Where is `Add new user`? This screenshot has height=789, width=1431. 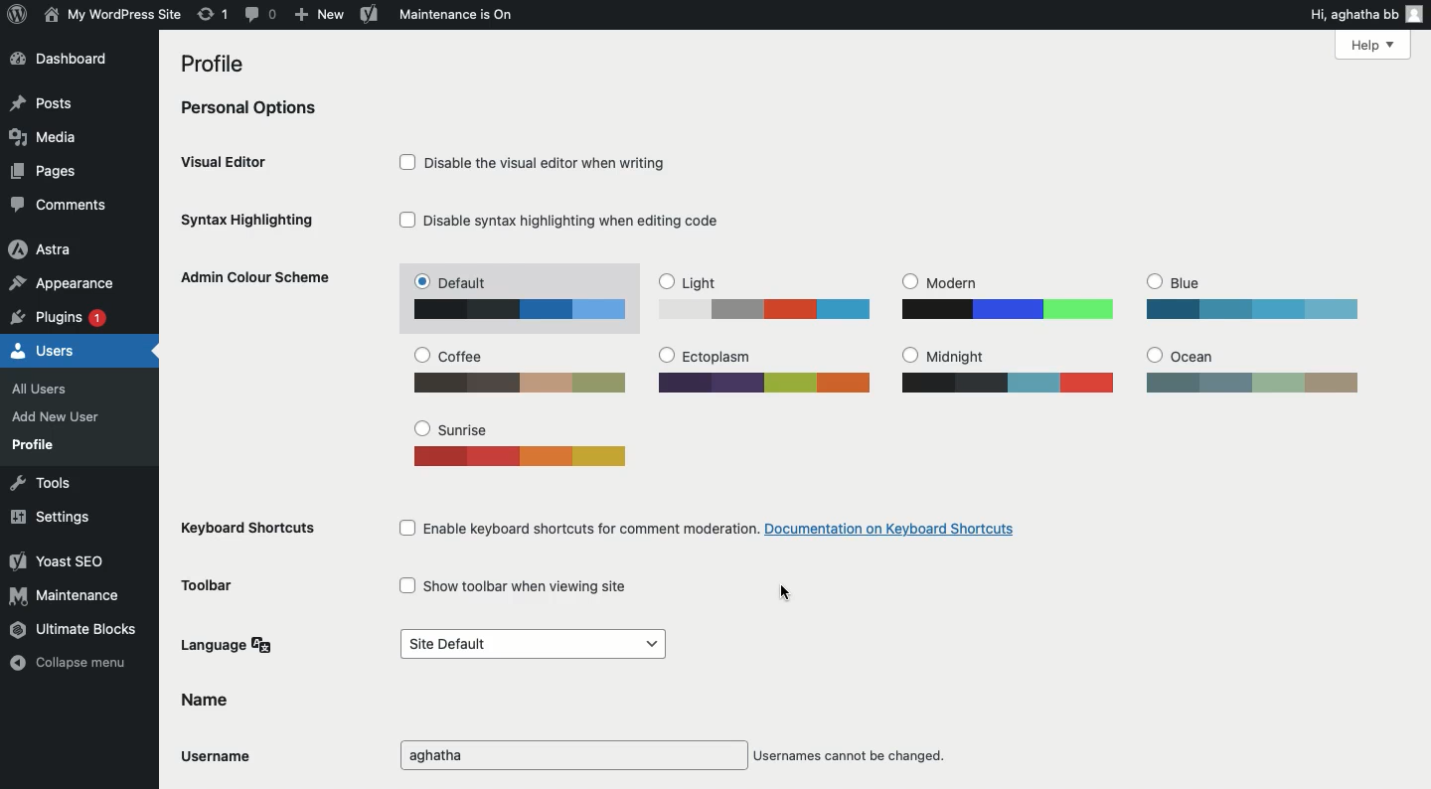
Add new user is located at coordinates (61, 417).